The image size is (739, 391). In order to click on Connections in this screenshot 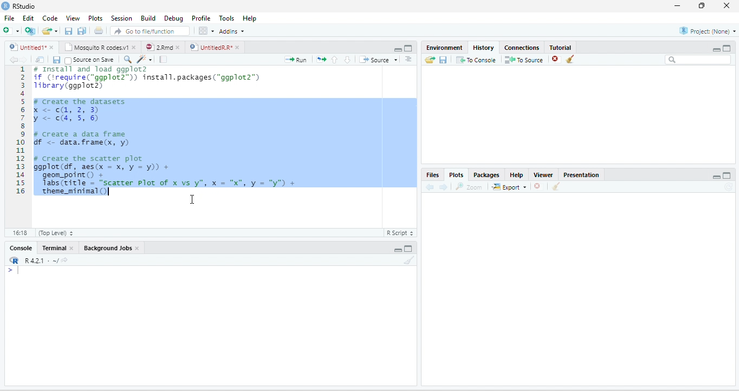, I will do `click(522, 47)`.